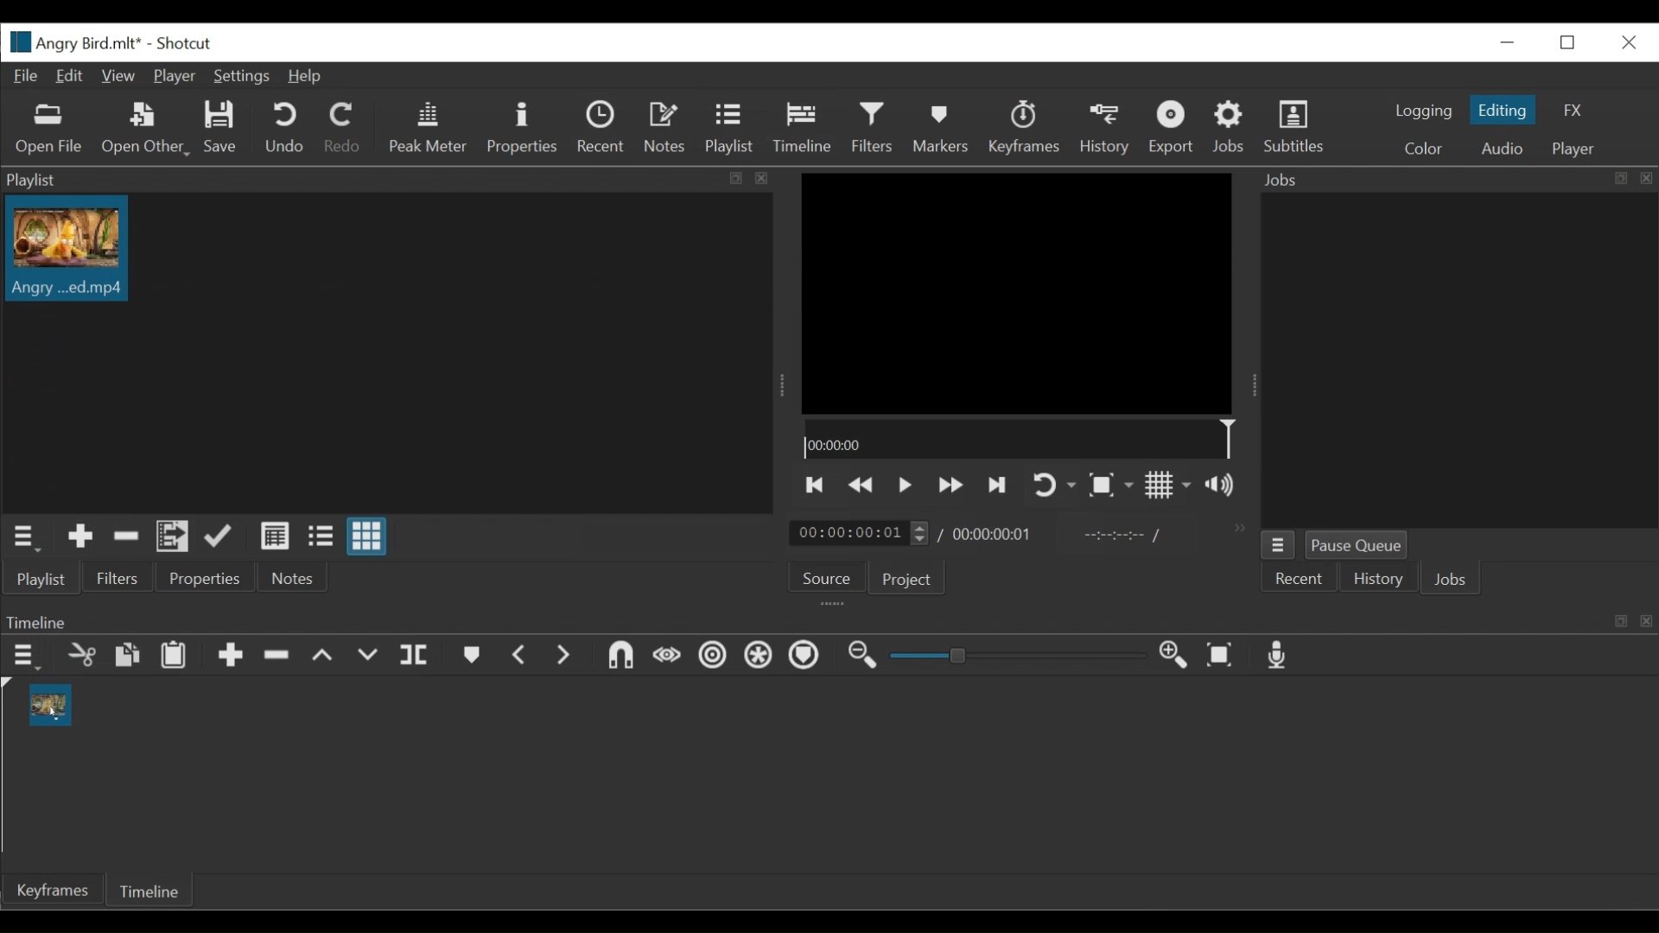 The width and height of the screenshot is (1659, 933). What do you see at coordinates (1424, 147) in the screenshot?
I see `Color` at bounding box center [1424, 147].